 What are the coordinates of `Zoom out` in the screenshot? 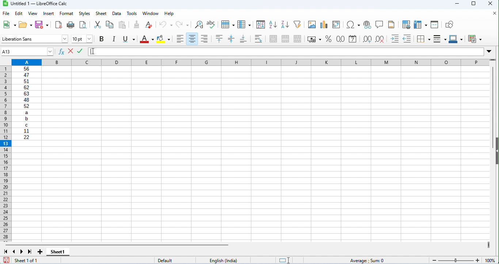 It's located at (434, 261).